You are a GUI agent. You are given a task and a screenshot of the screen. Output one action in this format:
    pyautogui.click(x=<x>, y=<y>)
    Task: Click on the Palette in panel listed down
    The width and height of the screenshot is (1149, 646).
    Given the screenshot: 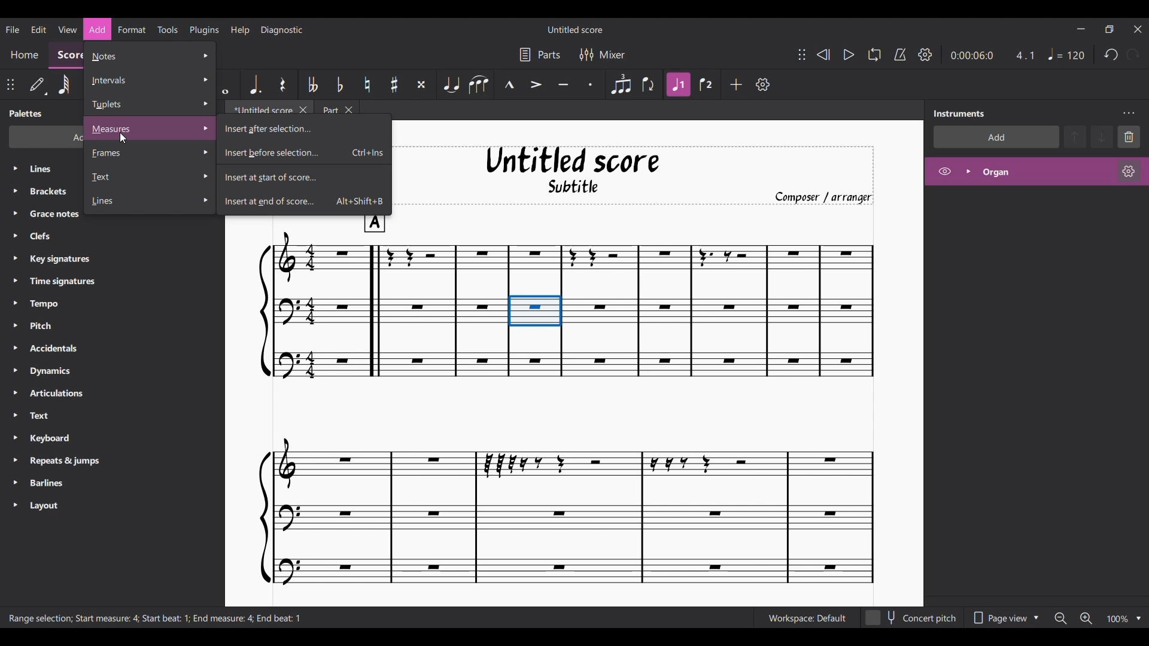 What is the action you would take?
    pyautogui.click(x=54, y=339)
    